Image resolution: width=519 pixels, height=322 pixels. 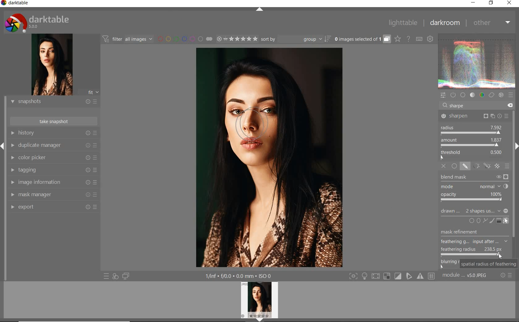 What do you see at coordinates (479, 221) in the screenshot?
I see `signs ` at bounding box center [479, 221].